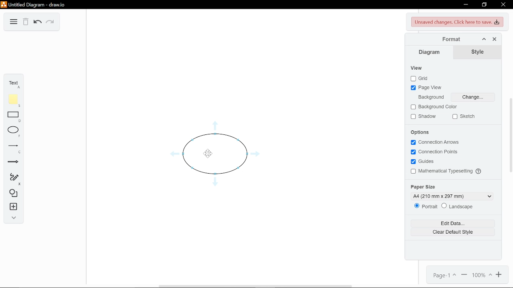 The width and height of the screenshot is (513, 288). Describe the element at coordinates (420, 78) in the screenshot. I see `Grid` at that location.